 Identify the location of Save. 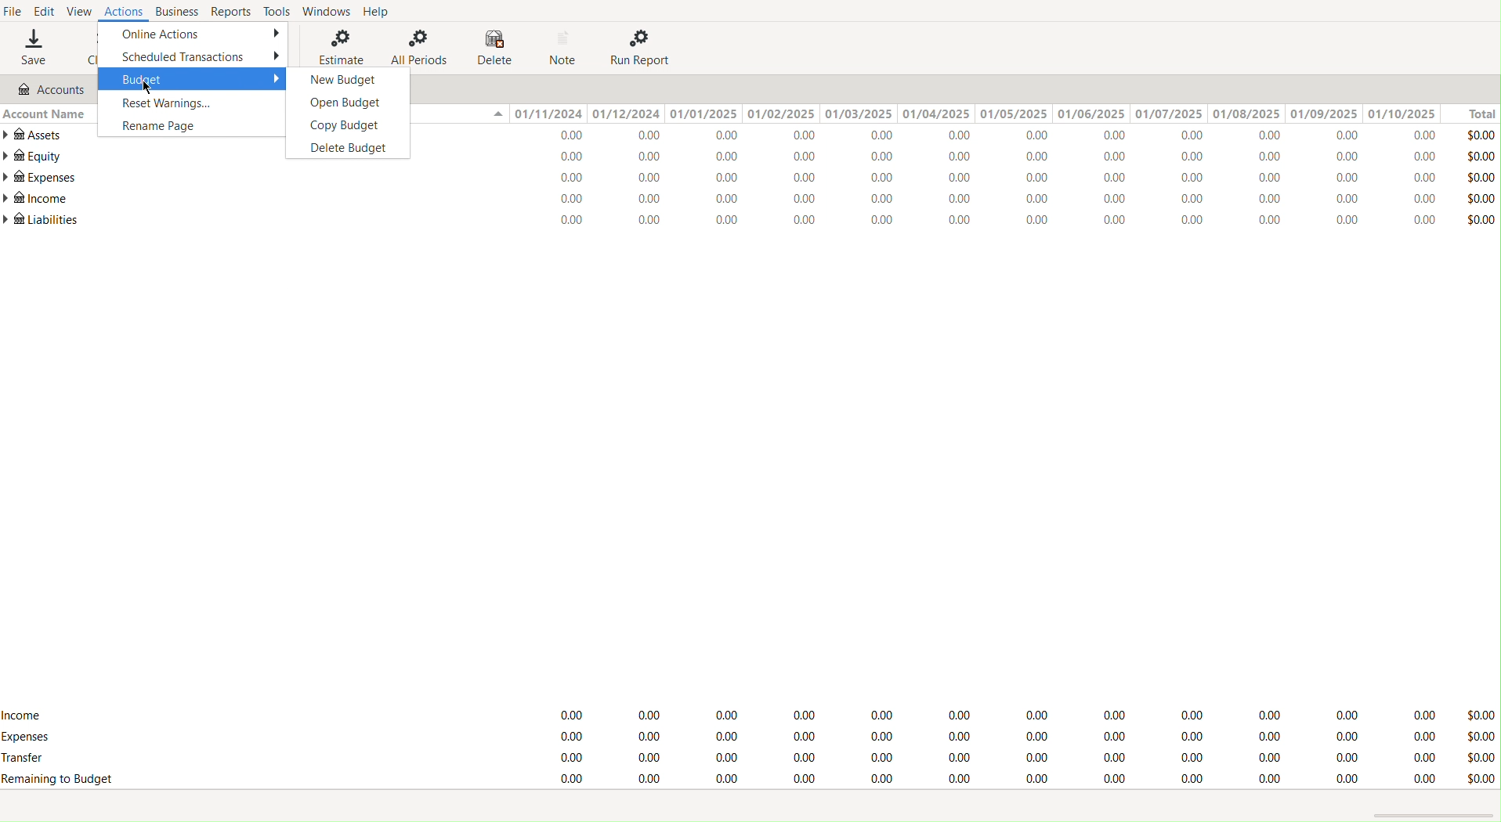
(32, 50).